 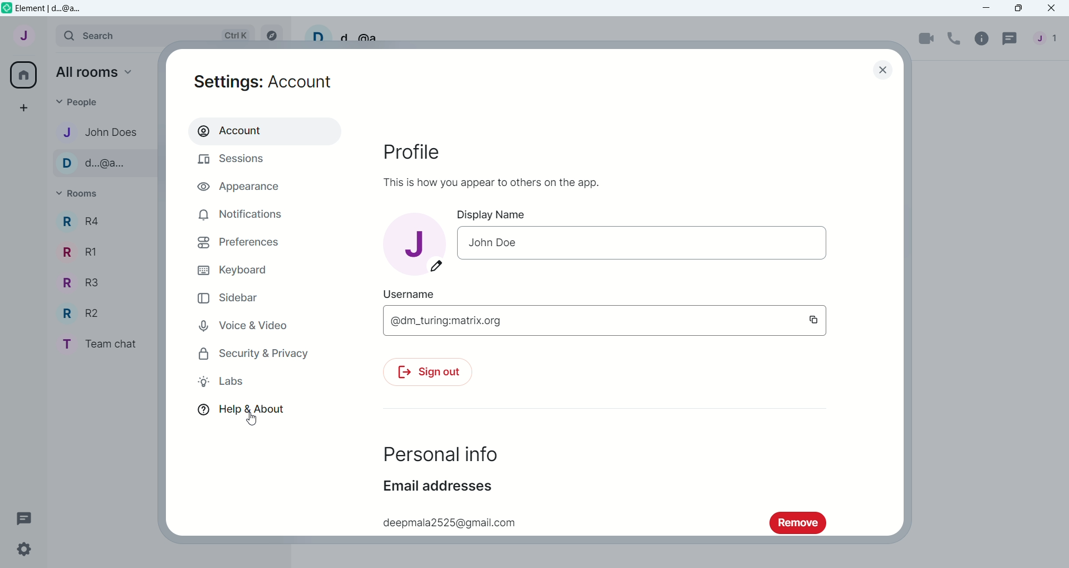 I want to click on Account, so click(x=232, y=130).